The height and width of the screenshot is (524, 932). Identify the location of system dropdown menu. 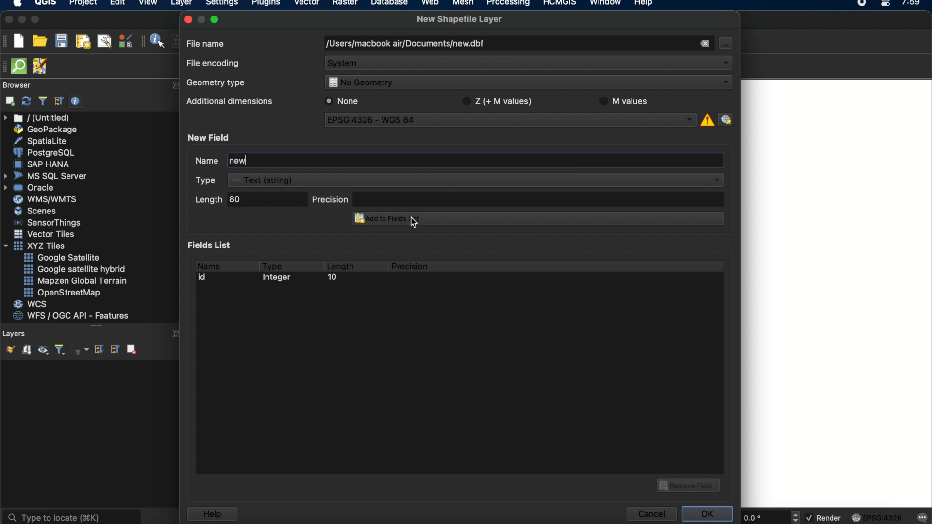
(529, 64).